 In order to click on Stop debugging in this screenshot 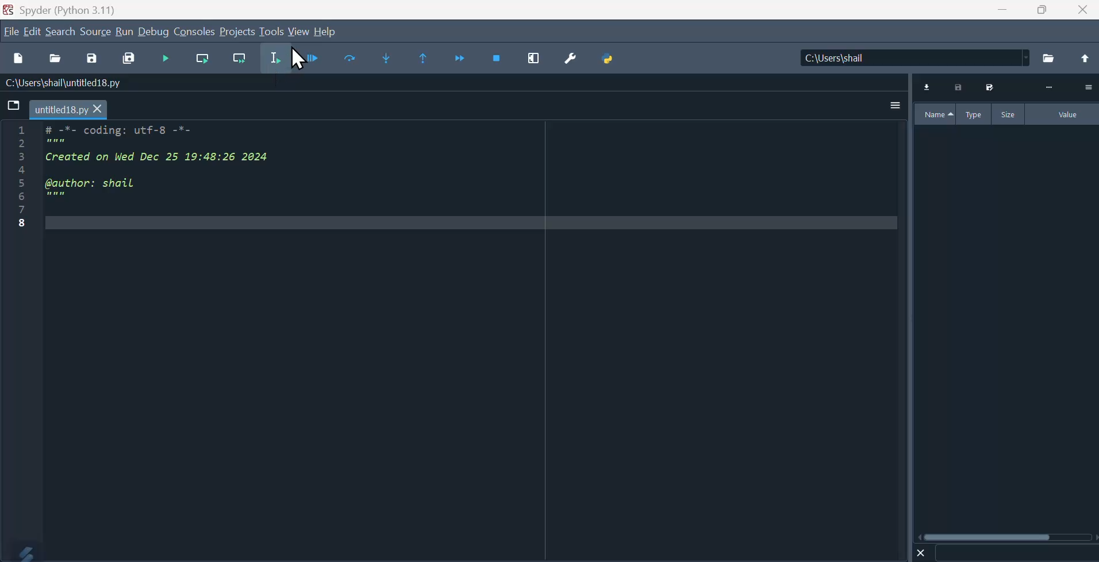, I will do `click(497, 60)`.